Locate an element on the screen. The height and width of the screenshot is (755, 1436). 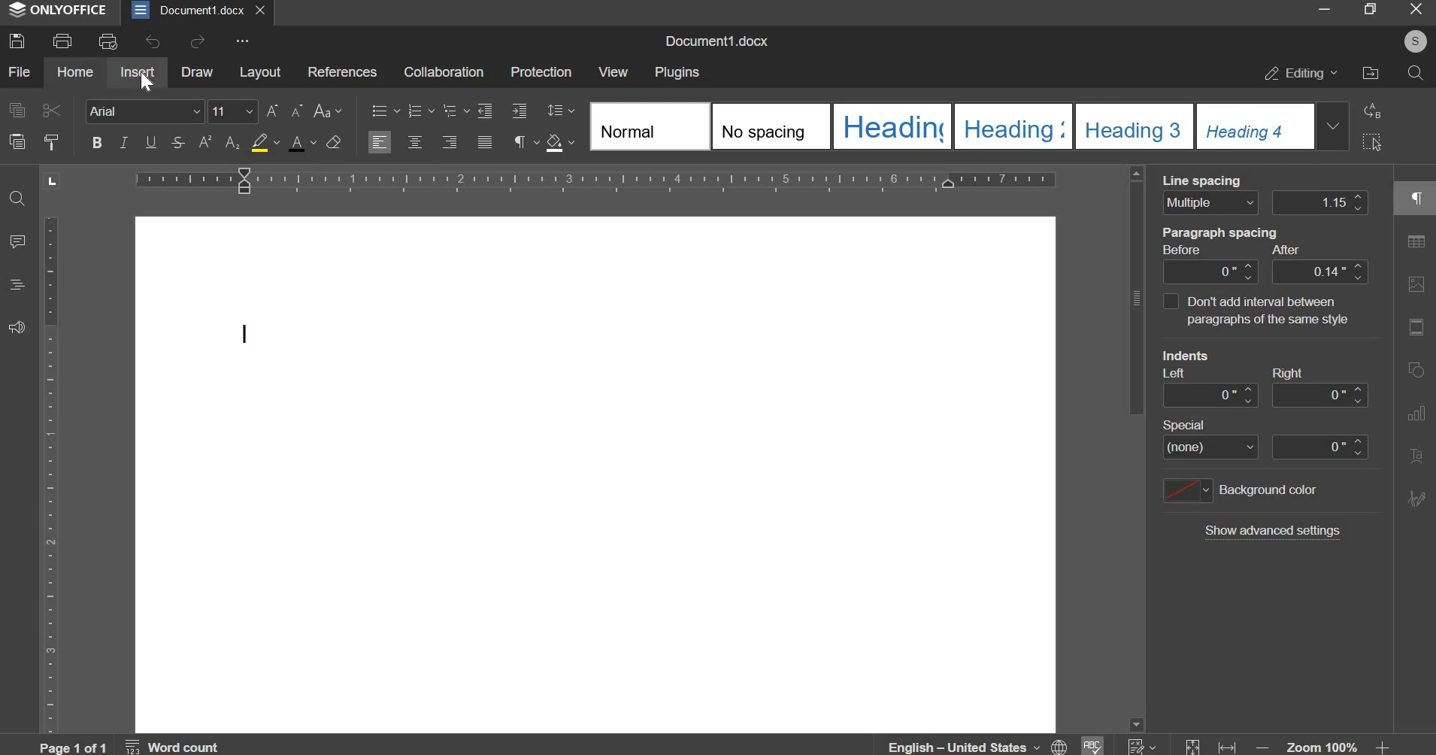
special is located at coordinates (1265, 447).